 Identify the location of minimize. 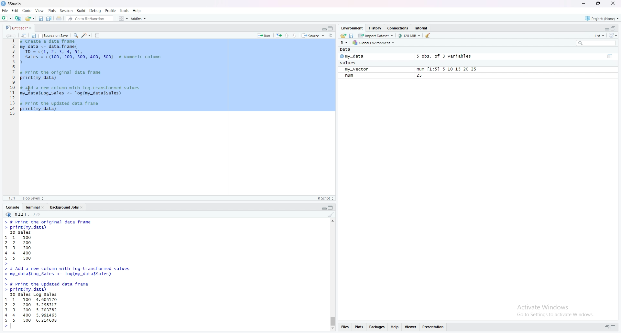
(605, 327).